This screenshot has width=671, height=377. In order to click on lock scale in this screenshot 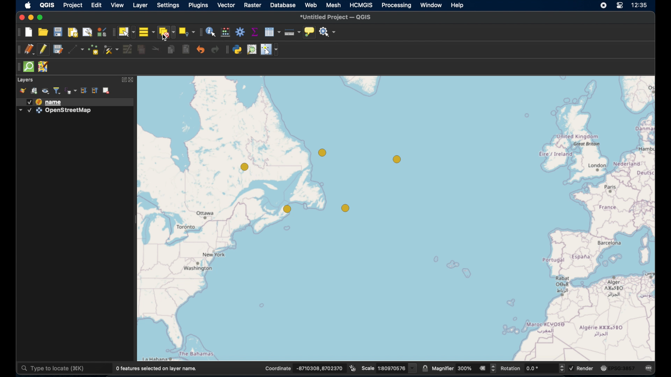, I will do `click(424, 369)`.